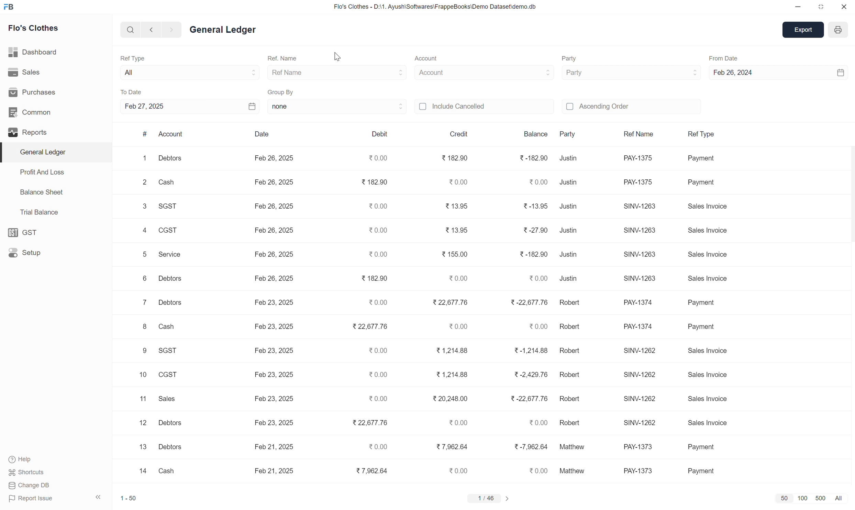 The image size is (855, 510). What do you see at coordinates (569, 254) in the screenshot?
I see `justin` at bounding box center [569, 254].